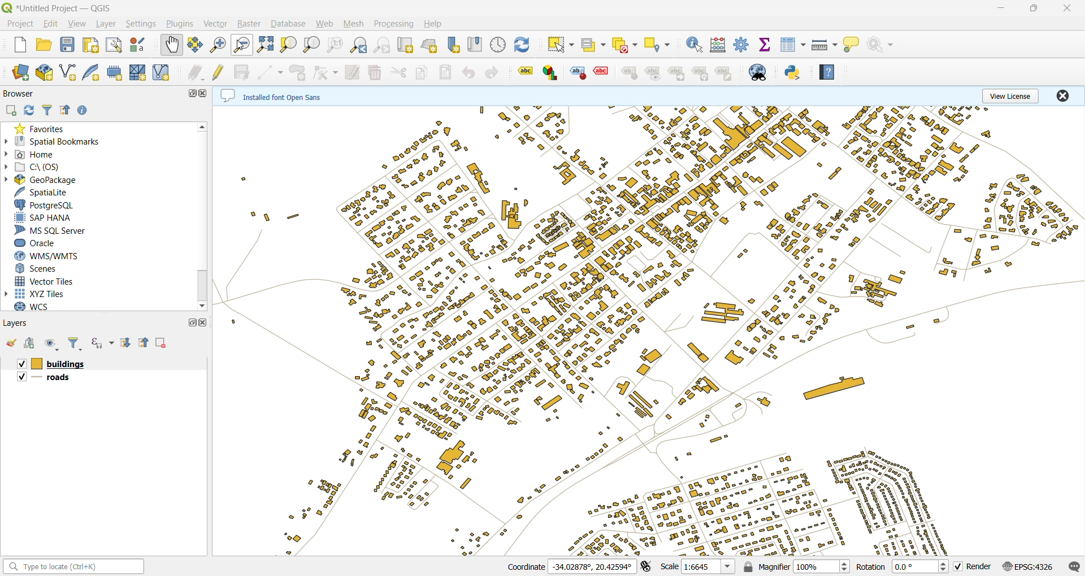  Describe the element at coordinates (50, 378) in the screenshot. I see `layers` at that location.